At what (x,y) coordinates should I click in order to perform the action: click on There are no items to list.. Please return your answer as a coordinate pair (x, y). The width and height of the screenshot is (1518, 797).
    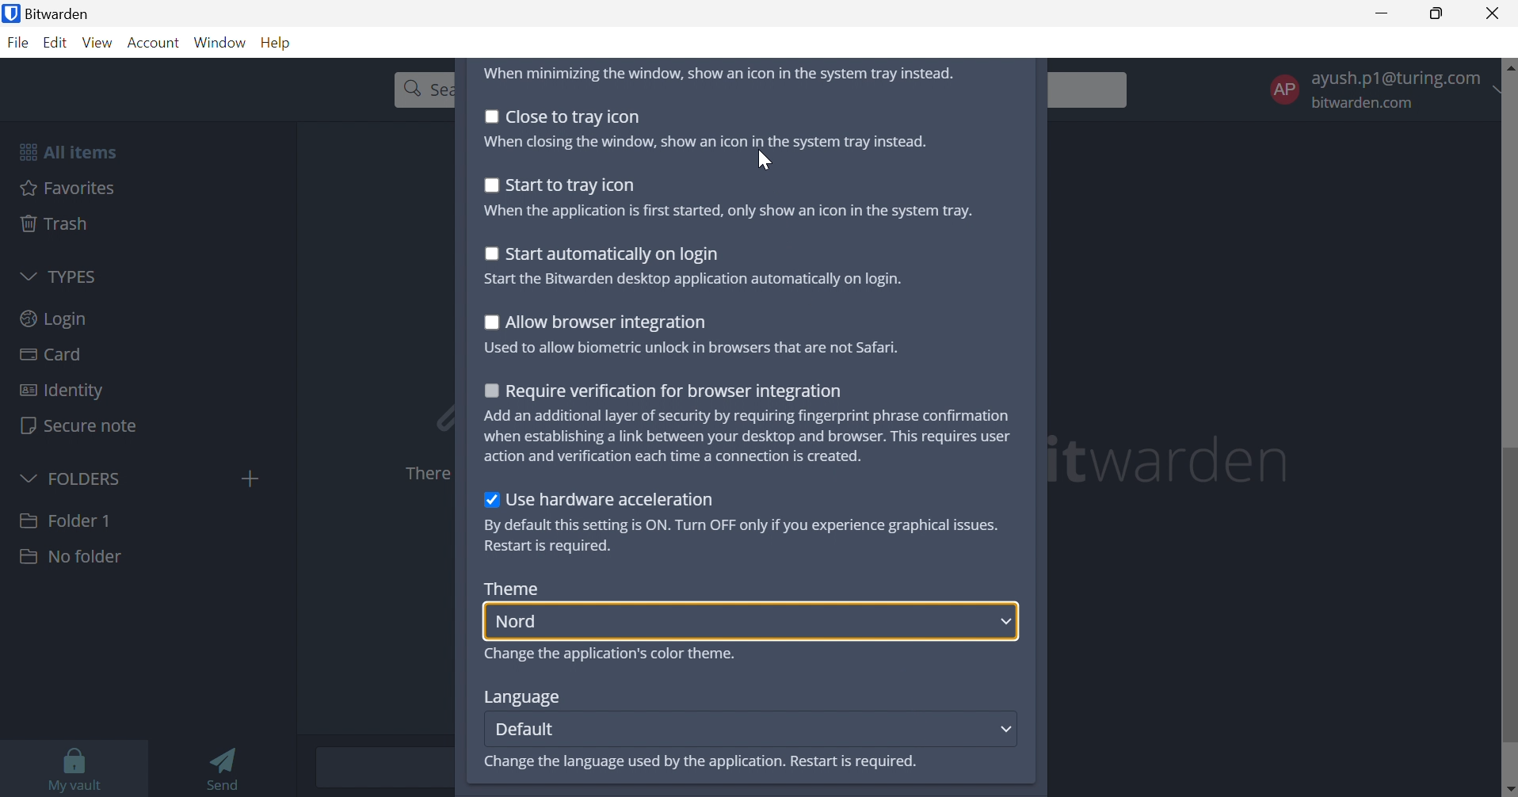
    Looking at the image, I should click on (424, 474).